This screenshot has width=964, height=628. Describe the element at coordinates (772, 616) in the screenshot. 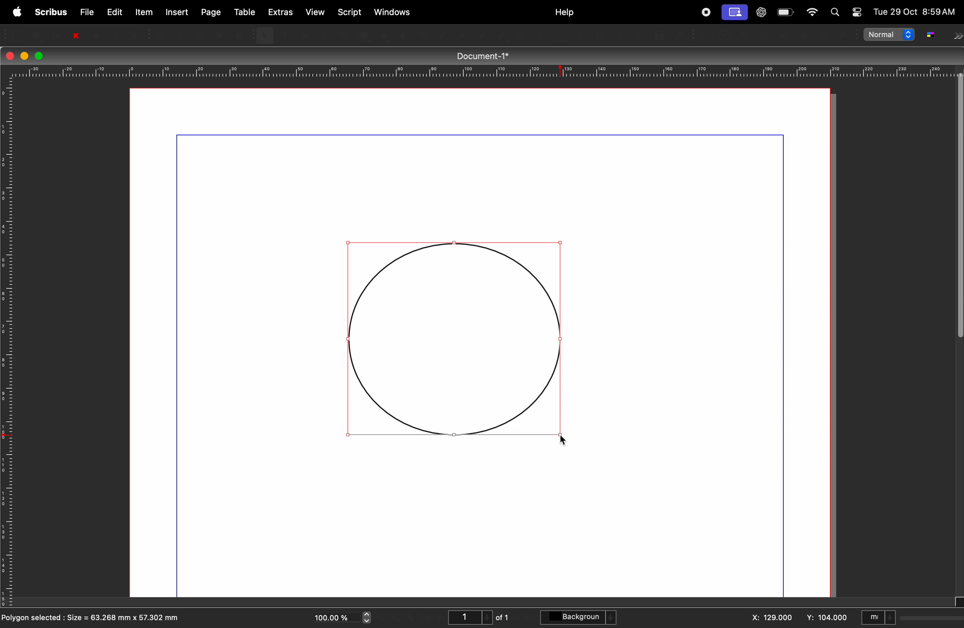

I see `x: 129.000` at that location.